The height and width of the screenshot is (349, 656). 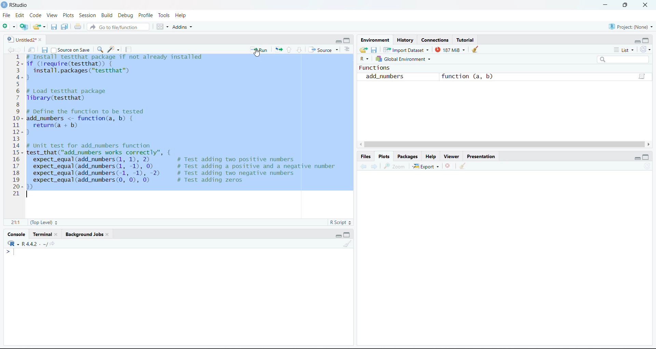 What do you see at coordinates (290, 50) in the screenshot?
I see `go to previous section of the chunk` at bounding box center [290, 50].